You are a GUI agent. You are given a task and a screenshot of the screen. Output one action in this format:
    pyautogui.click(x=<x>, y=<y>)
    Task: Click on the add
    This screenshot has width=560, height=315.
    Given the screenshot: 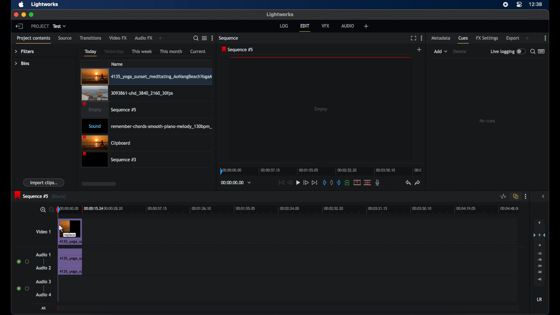 What is the action you would take?
    pyautogui.click(x=161, y=38)
    